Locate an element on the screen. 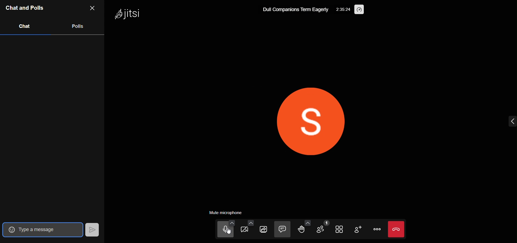 The image size is (517, 243). video setting is located at coordinates (250, 222).